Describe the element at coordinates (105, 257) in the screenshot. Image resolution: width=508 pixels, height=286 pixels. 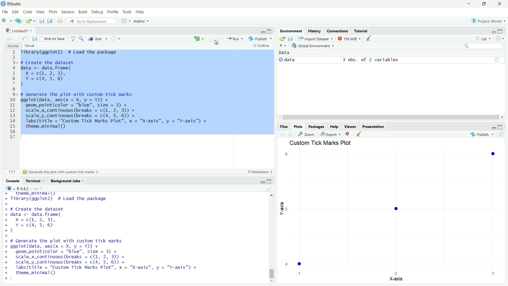
I see `code to generate the plot with custom tick marks` at that location.